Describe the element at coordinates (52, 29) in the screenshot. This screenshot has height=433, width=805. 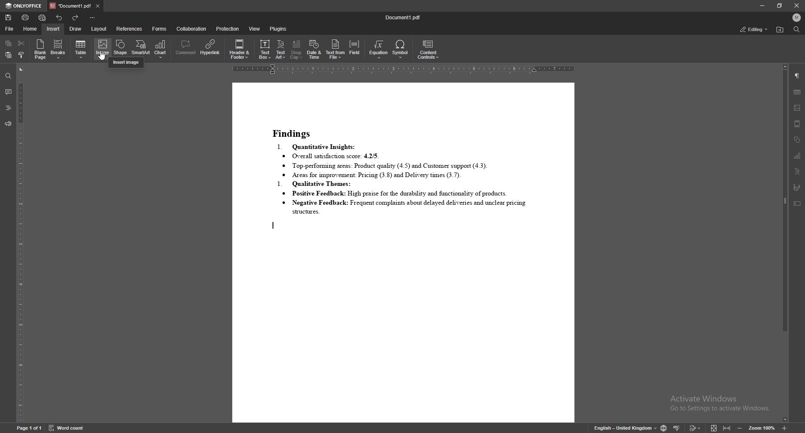
I see `insert` at that location.